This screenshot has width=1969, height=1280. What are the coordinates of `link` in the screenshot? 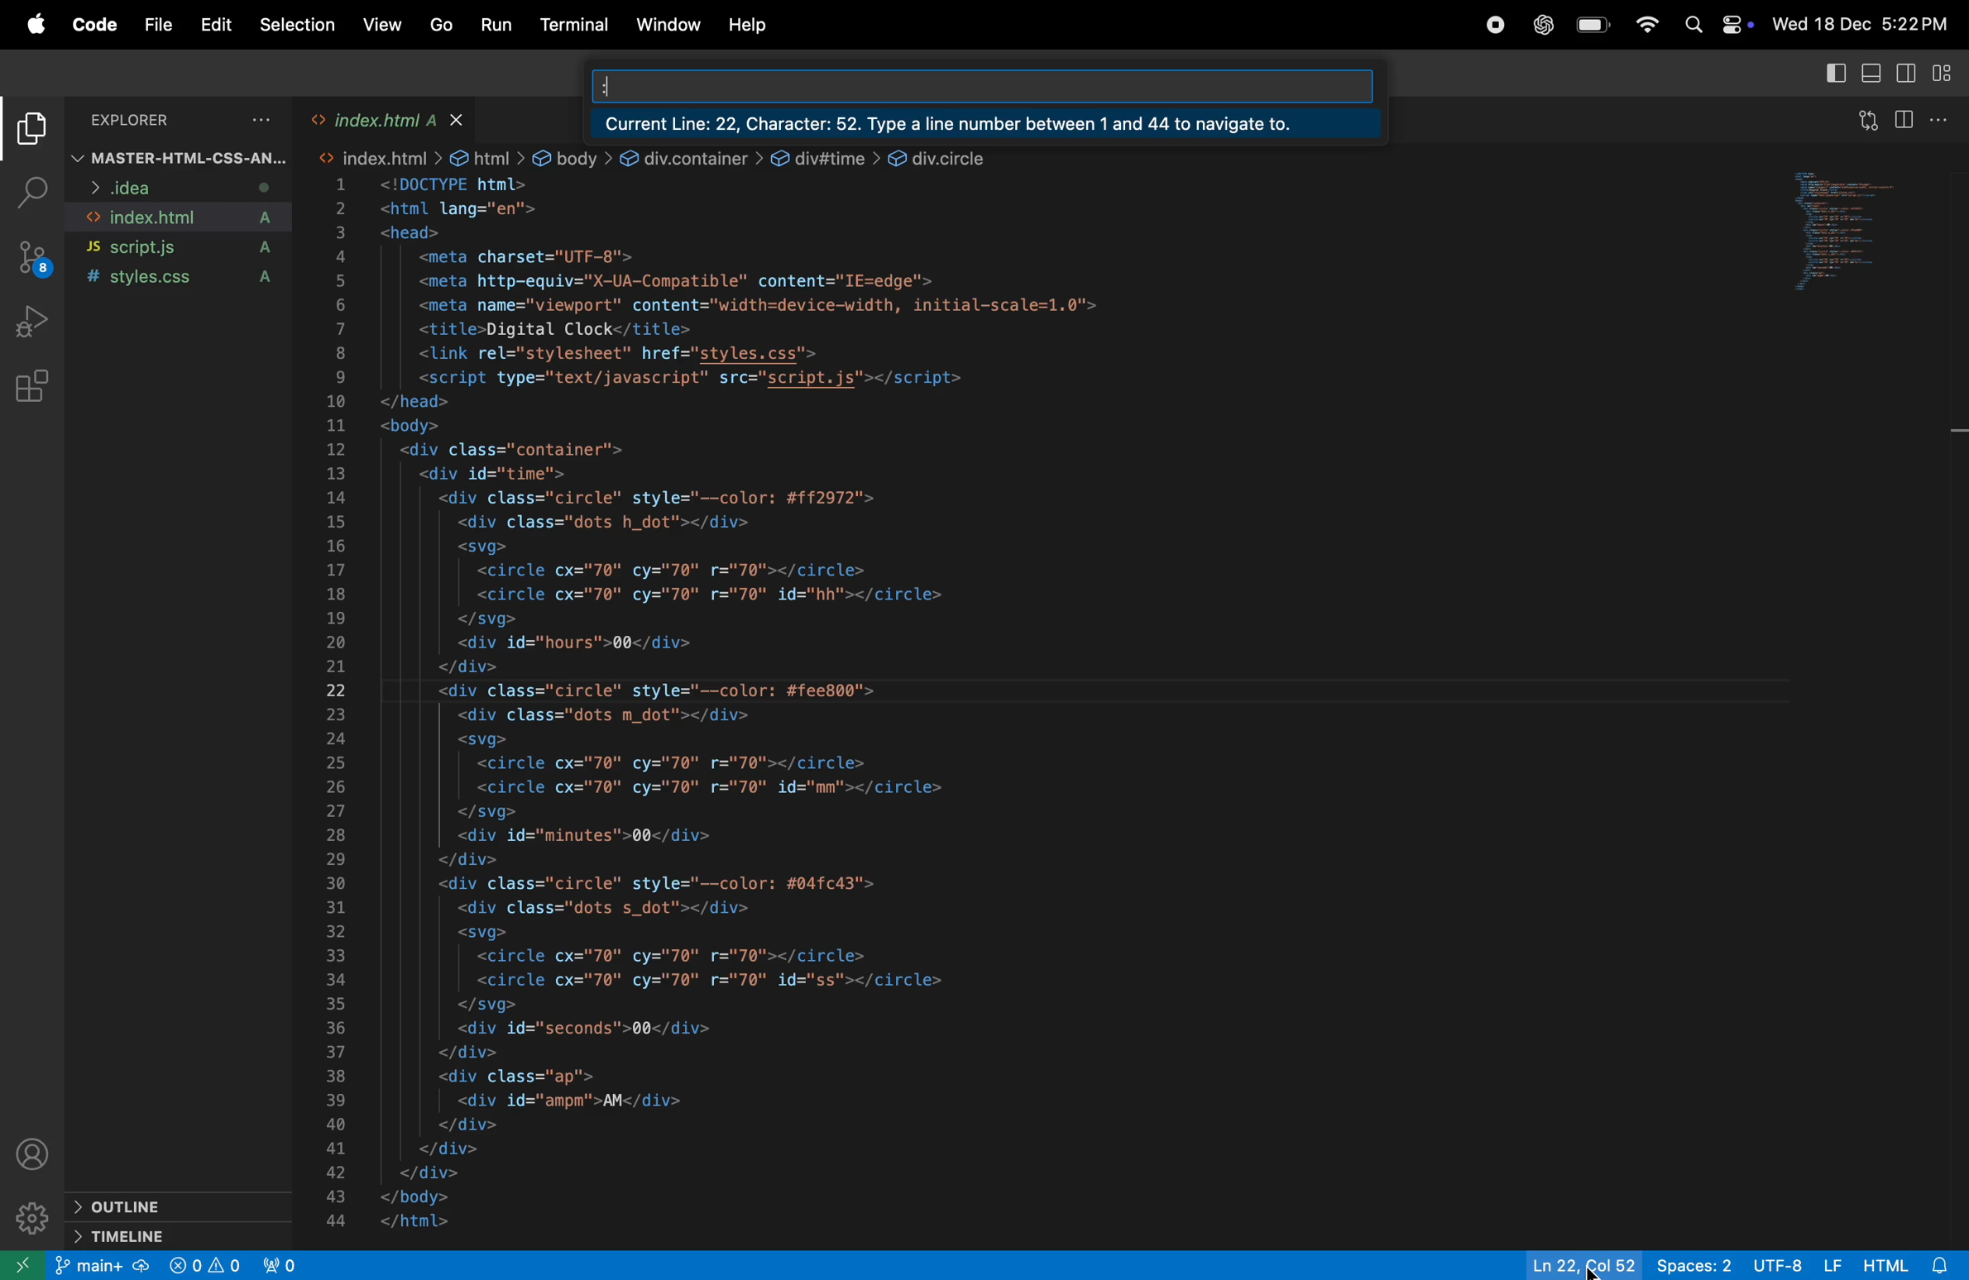 It's located at (824, 155).